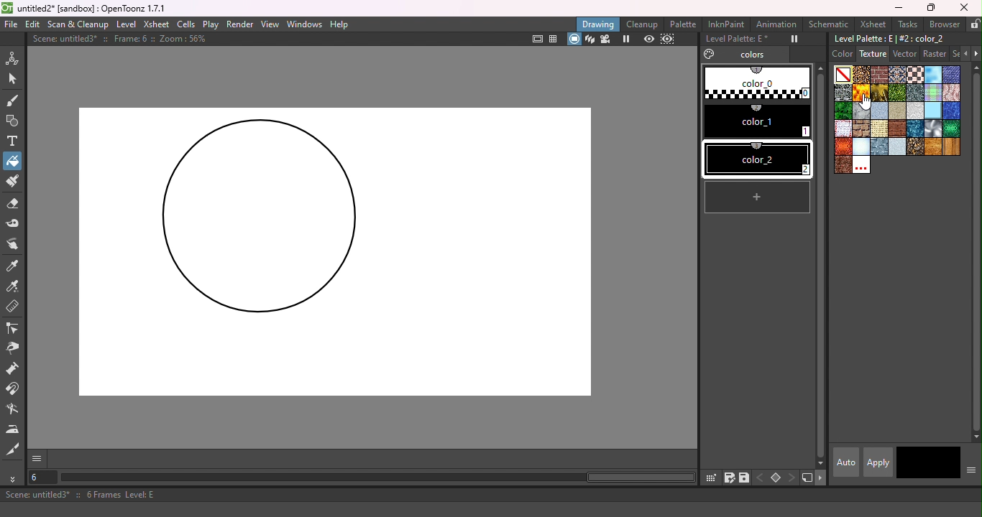  Describe the element at coordinates (862, 129) in the screenshot. I see `roughbrickwork.bmp` at that location.